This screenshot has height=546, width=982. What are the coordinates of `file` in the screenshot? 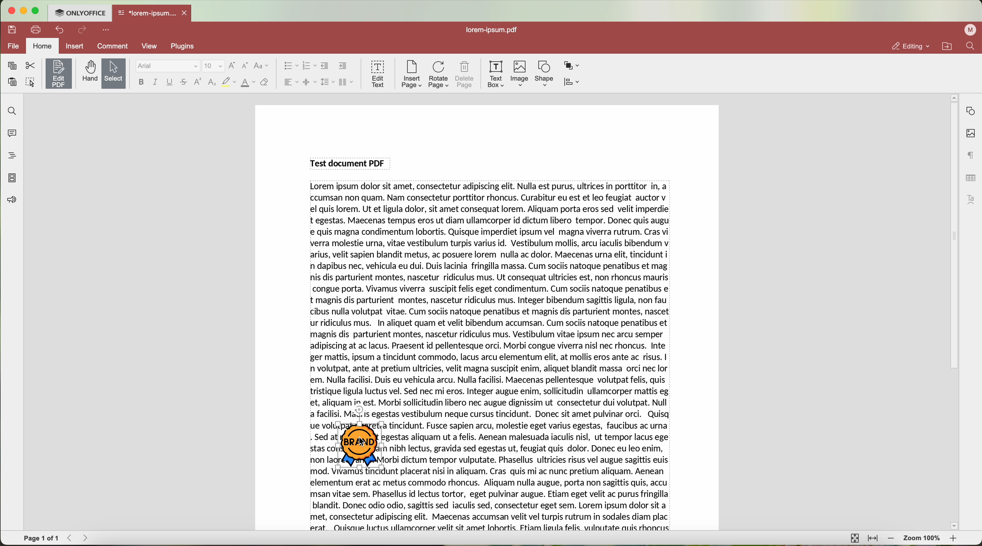 It's located at (12, 47).